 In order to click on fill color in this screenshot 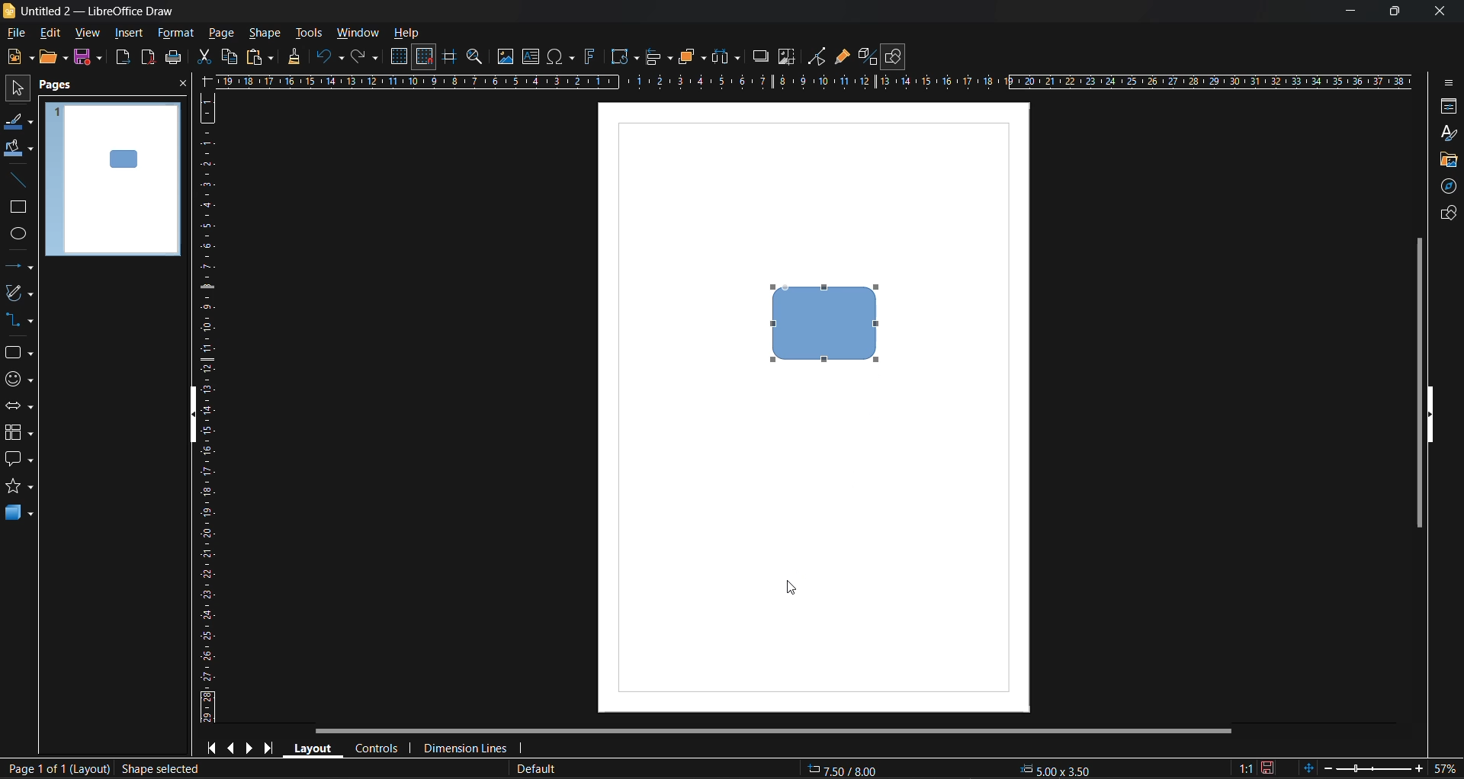, I will do `click(19, 148)`.